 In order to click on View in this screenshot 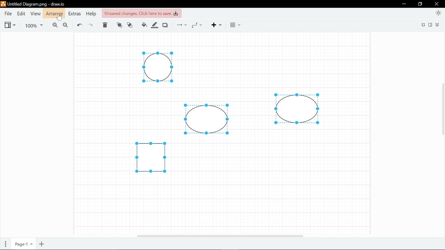, I will do `click(10, 24)`.